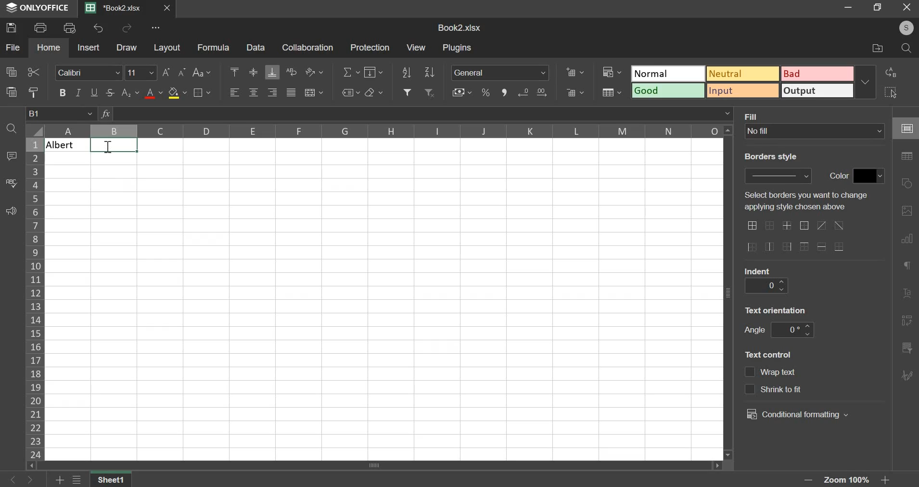  Describe the element at coordinates (909, 292) in the screenshot. I see `text art settings` at that location.